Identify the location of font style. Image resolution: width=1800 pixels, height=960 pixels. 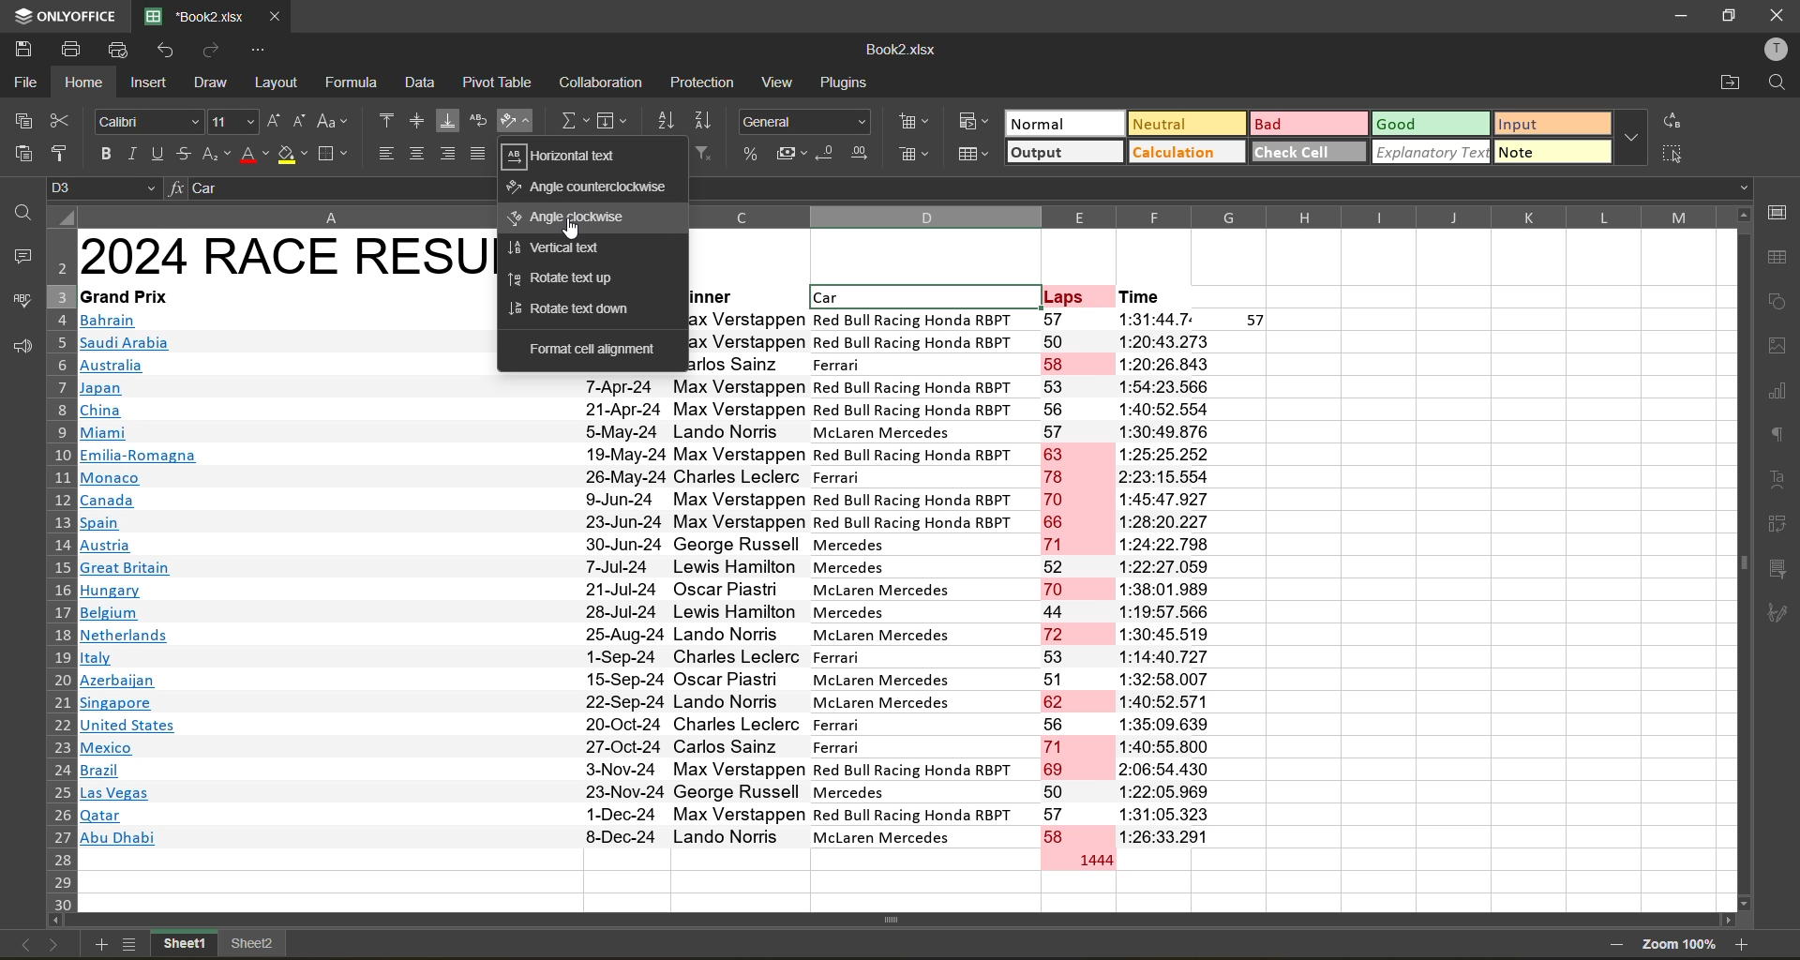
(150, 121).